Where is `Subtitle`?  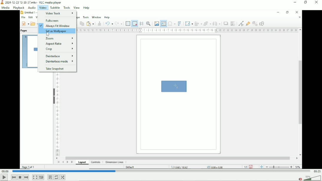 Subtitle is located at coordinates (55, 7).